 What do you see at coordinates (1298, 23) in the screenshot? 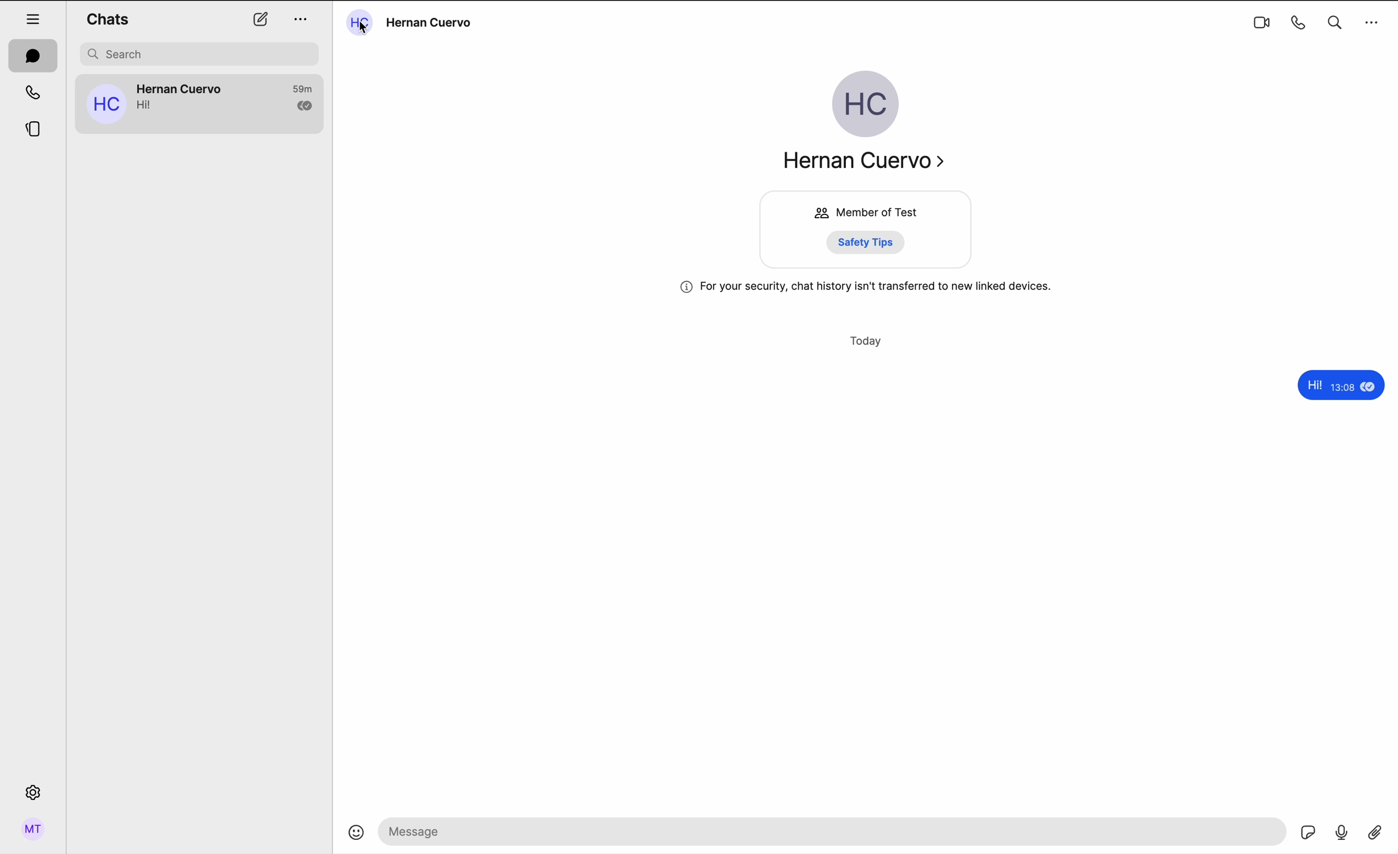
I see `call` at bounding box center [1298, 23].